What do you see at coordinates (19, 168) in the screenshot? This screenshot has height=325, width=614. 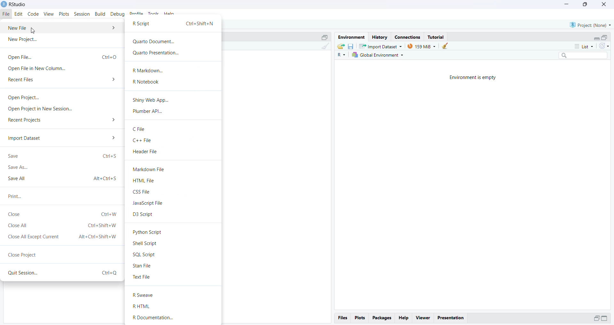 I see `Save As...` at bounding box center [19, 168].